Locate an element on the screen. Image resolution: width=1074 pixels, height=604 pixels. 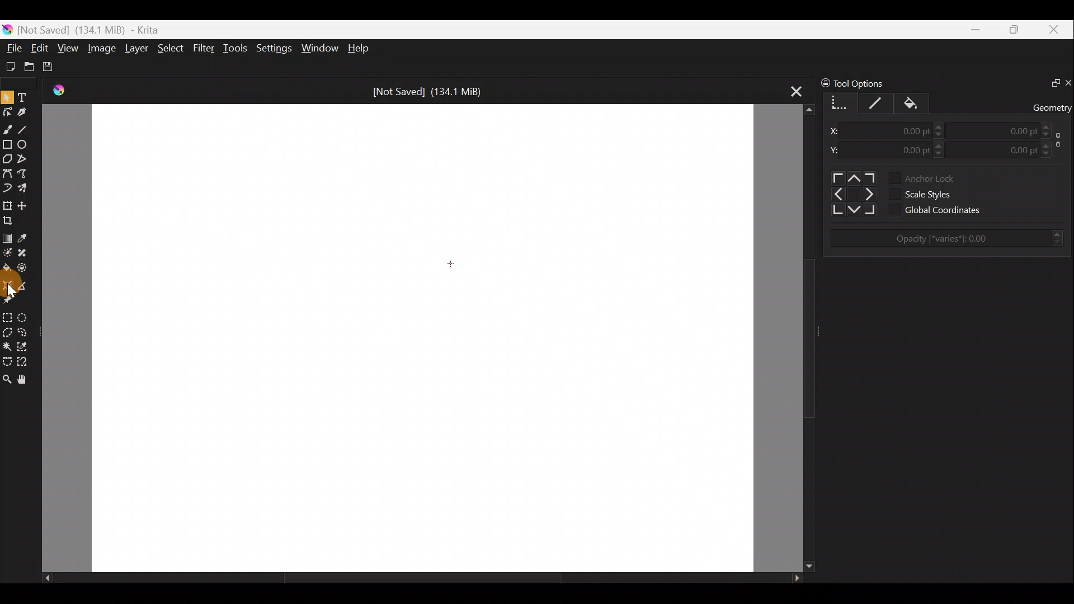
Save is located at coordinates (55, 67).